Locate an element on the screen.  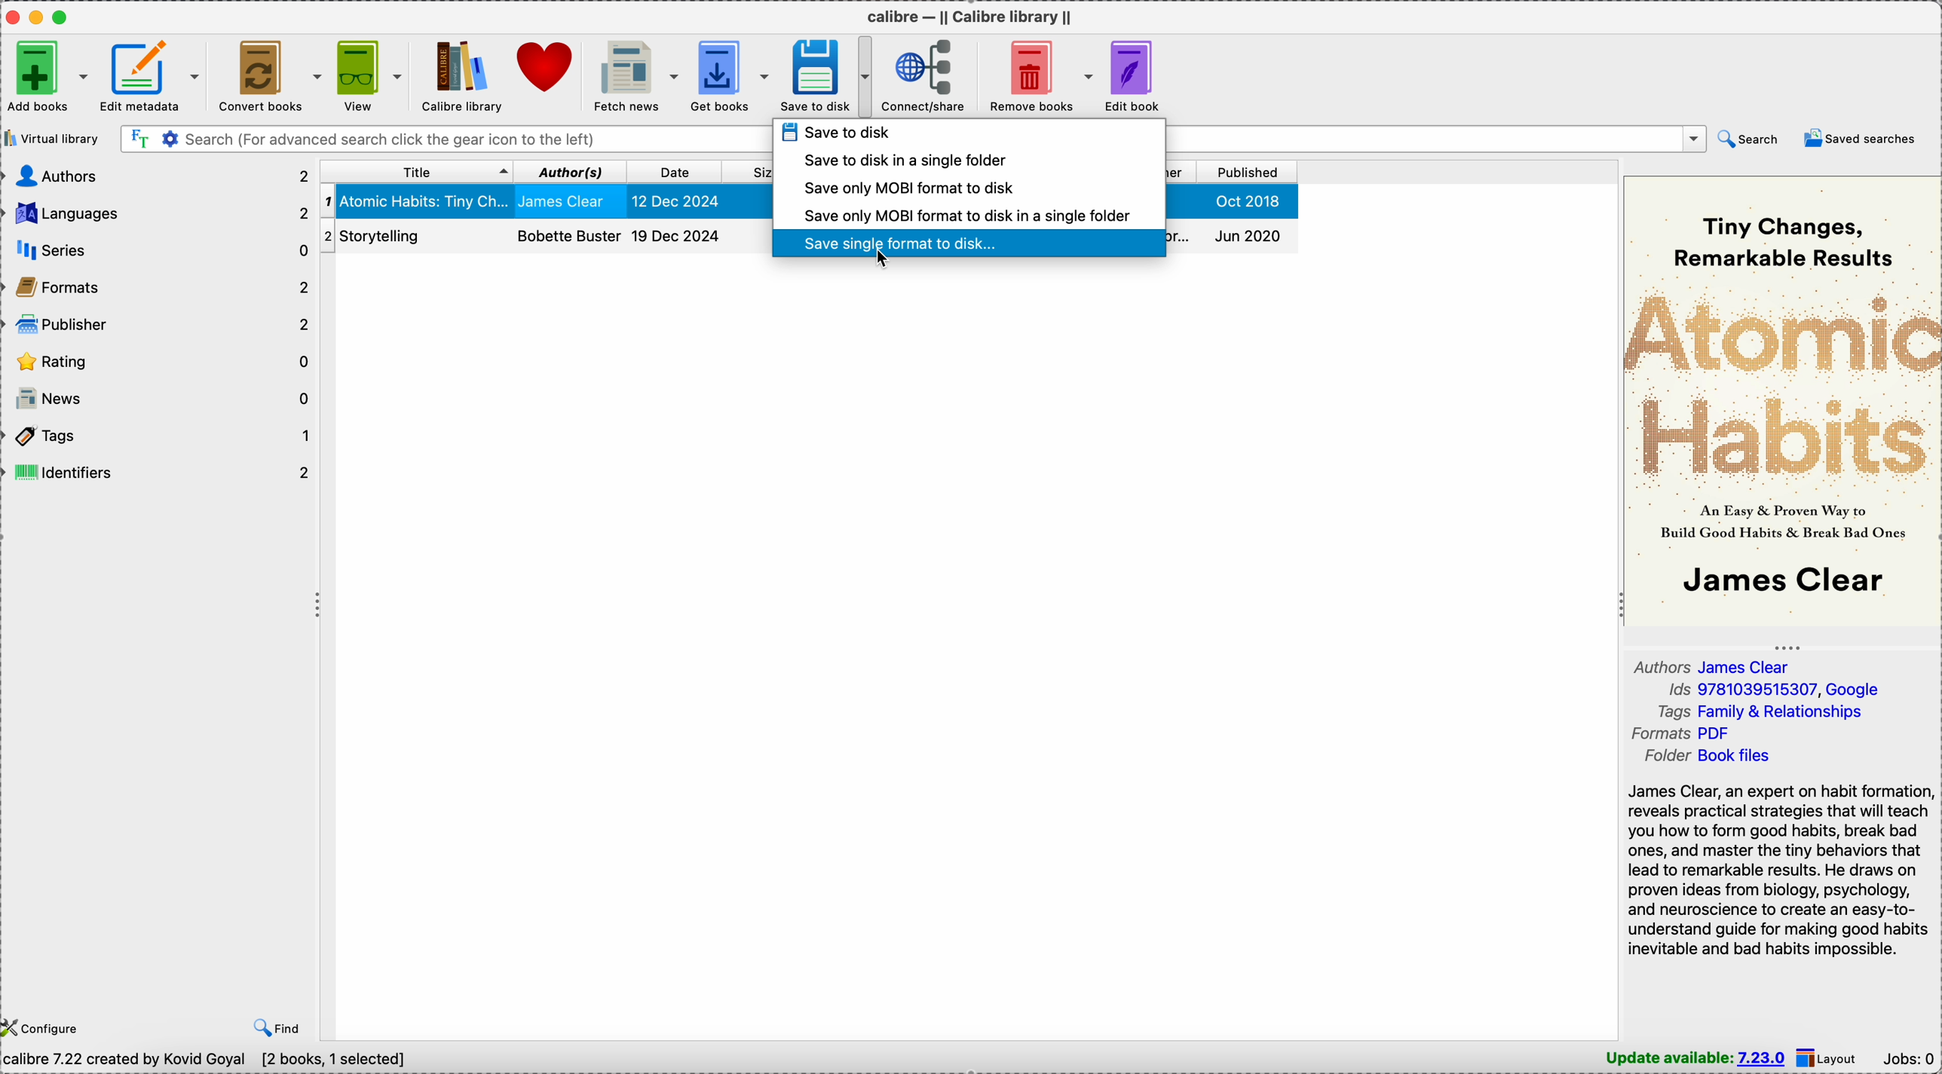
edit book is located at coordinates (1138, 73).